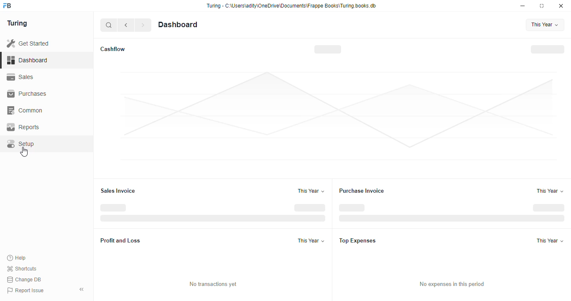  I want to click on This Year , so click(311, 190).